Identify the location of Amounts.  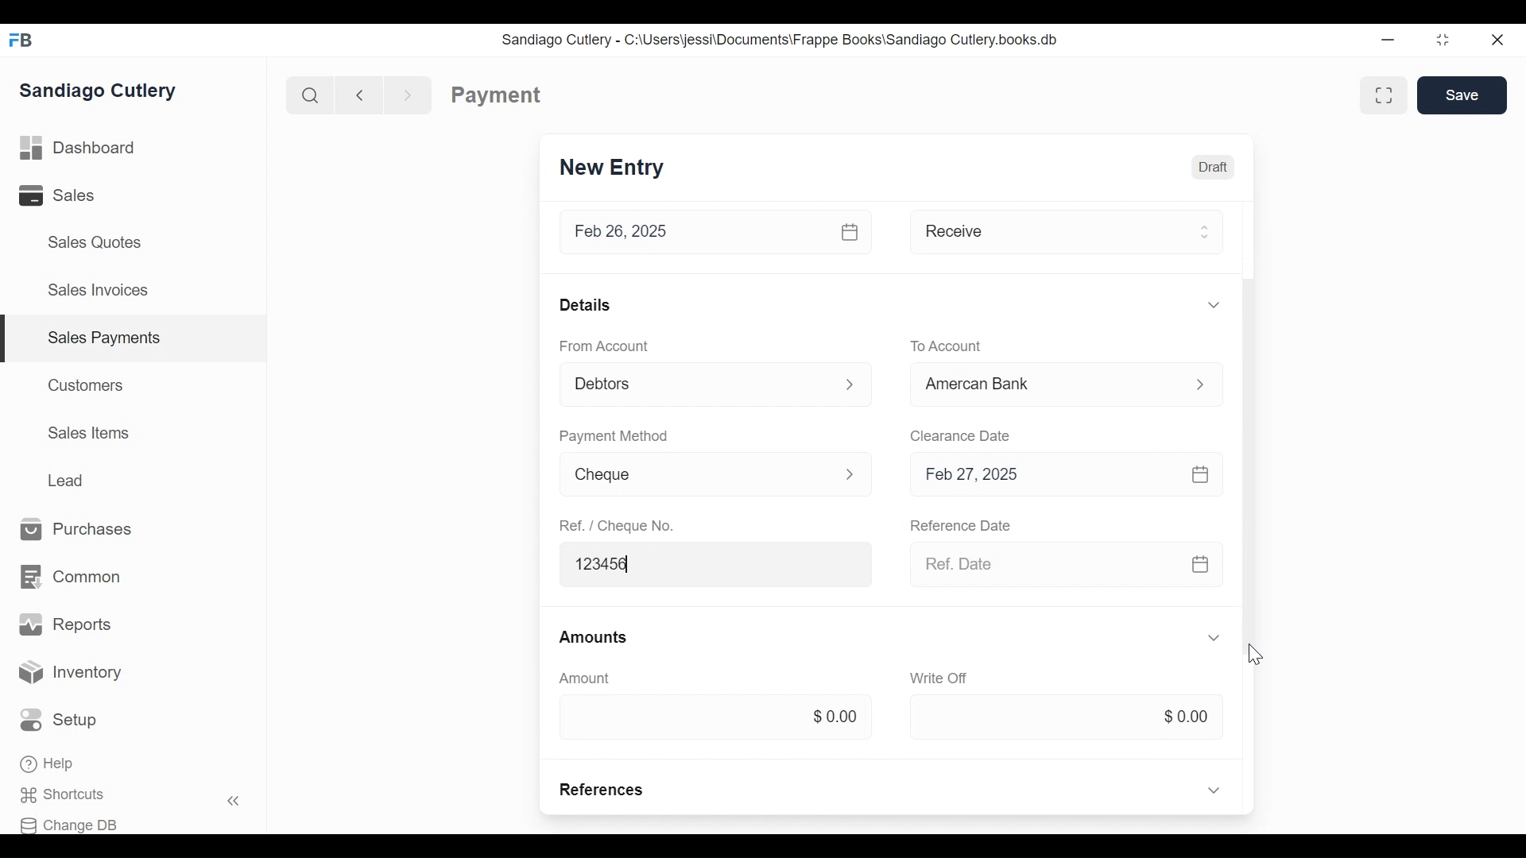
(595, 638).